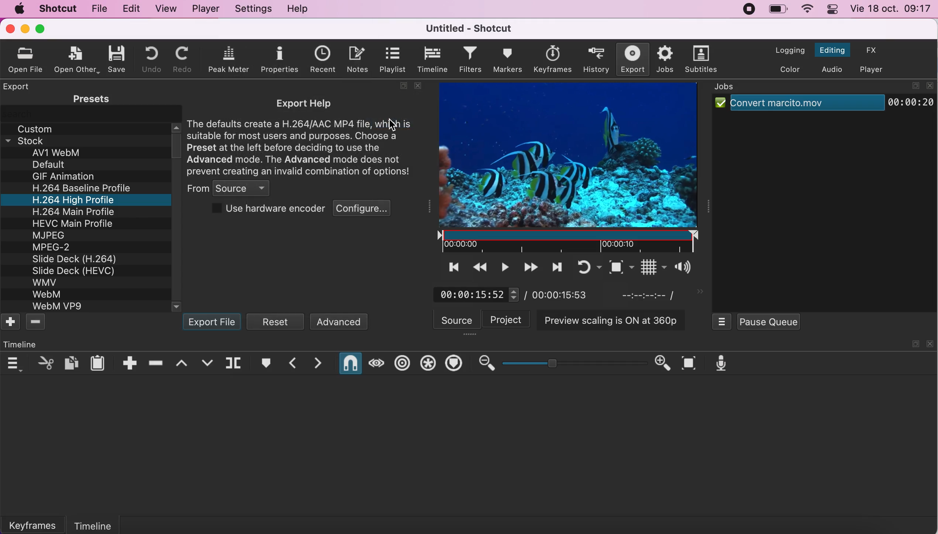 The height and width of the screenshot is (534, 938). What do you see at coordinates (157, 363) in the screenshot?
I see `ripple delete` at bounding box center [157, 363].